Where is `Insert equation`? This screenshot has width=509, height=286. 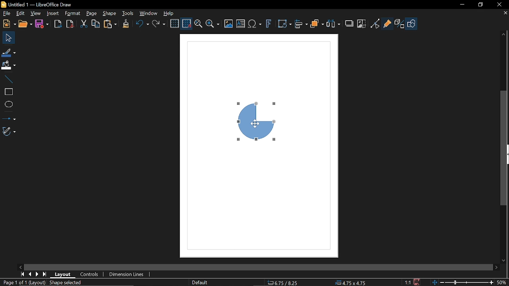
Insert equation is located at coordinates (255, 24).